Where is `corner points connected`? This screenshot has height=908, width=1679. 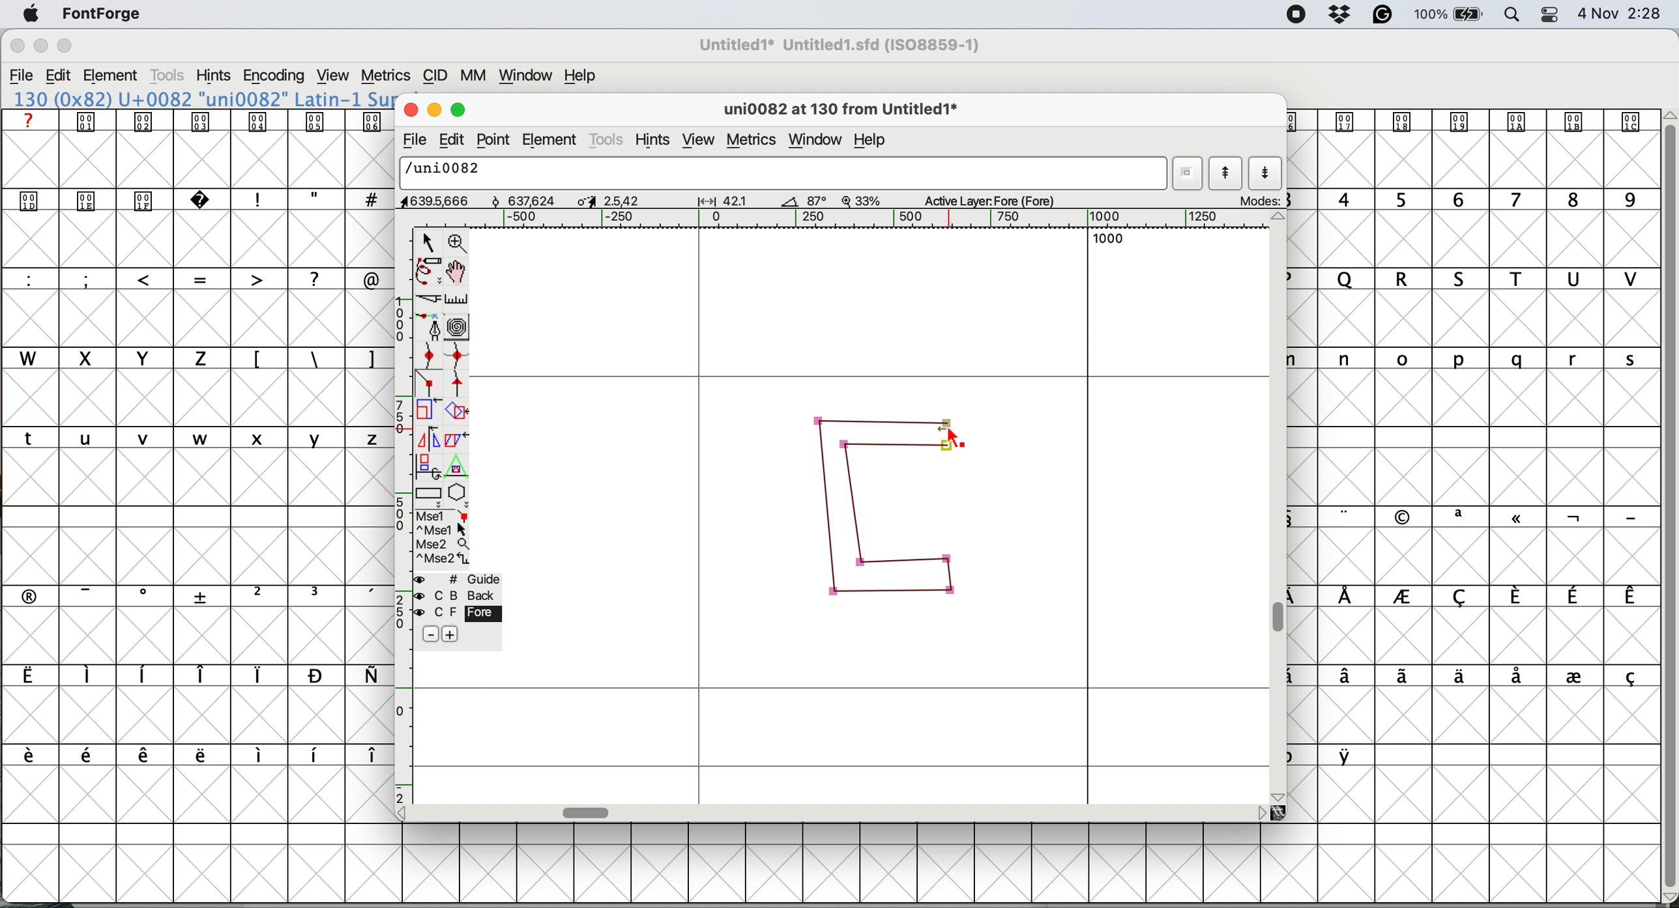 corner points connected is located at coordinates (953, 580).